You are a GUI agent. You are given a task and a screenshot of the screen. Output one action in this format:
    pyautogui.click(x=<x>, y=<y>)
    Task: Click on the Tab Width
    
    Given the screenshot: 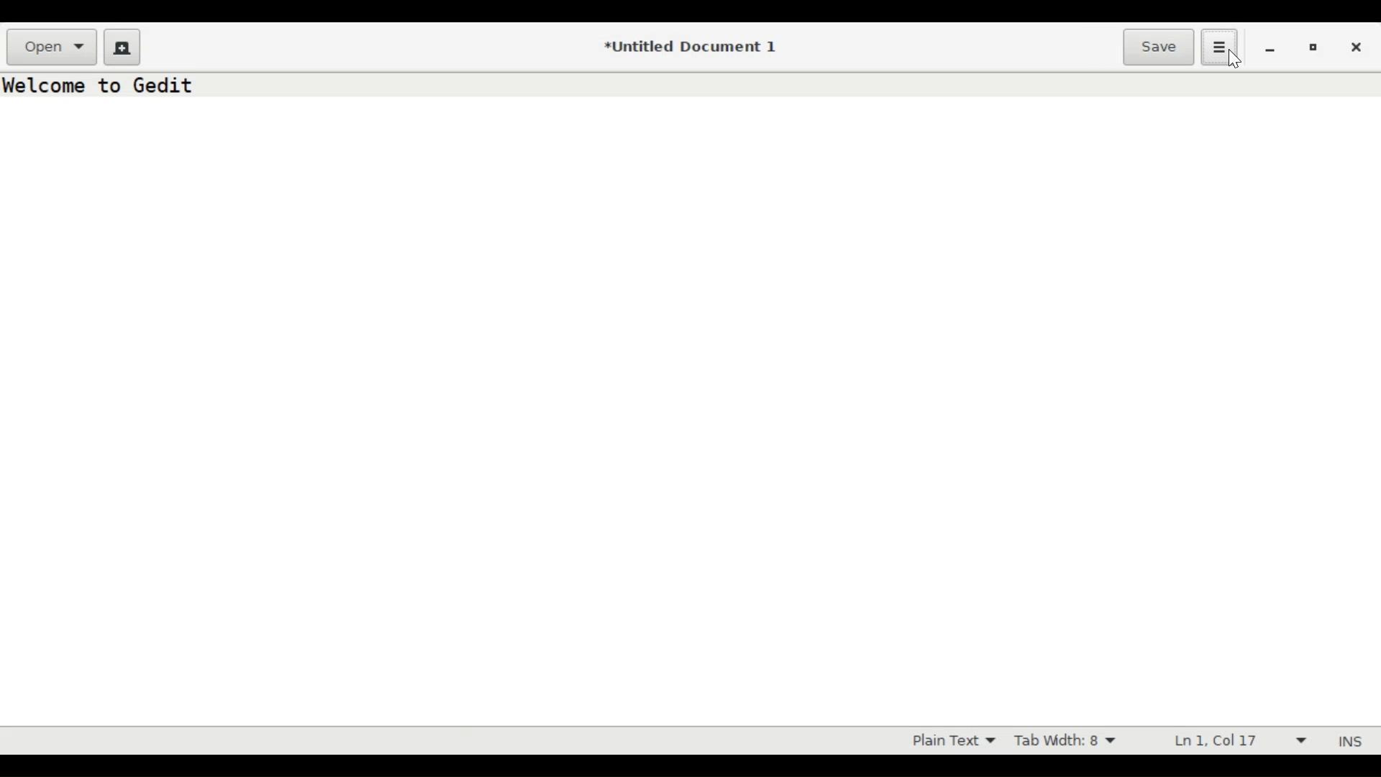 What is the action you would take?
    pyautogui.click(x=1072, y=741)
    